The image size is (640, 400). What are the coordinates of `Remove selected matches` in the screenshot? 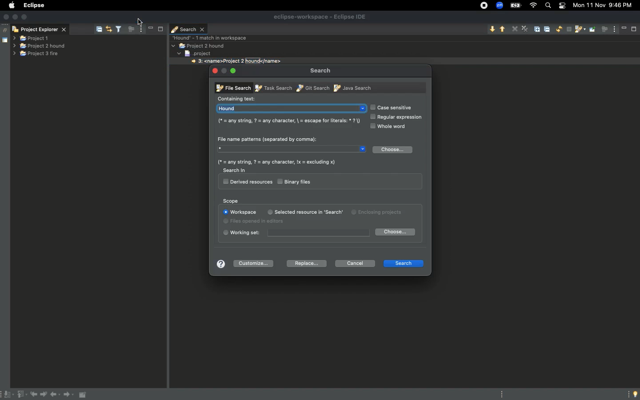 It's located at (515, 28).